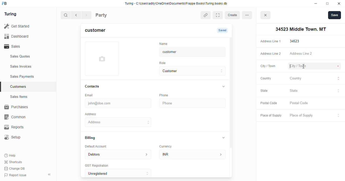  Describe the element at coordinates (270, 116) in the screenshot. I see `Place of Supply` at that location.